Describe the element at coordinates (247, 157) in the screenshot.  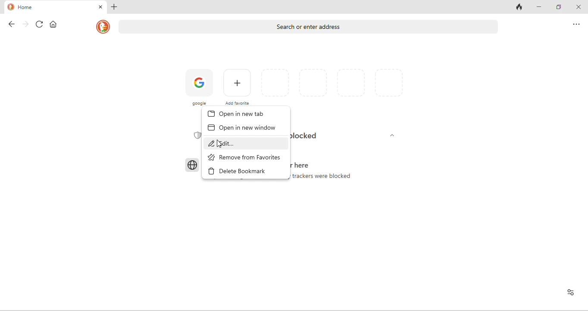
I see `remove from favorites` at that location.